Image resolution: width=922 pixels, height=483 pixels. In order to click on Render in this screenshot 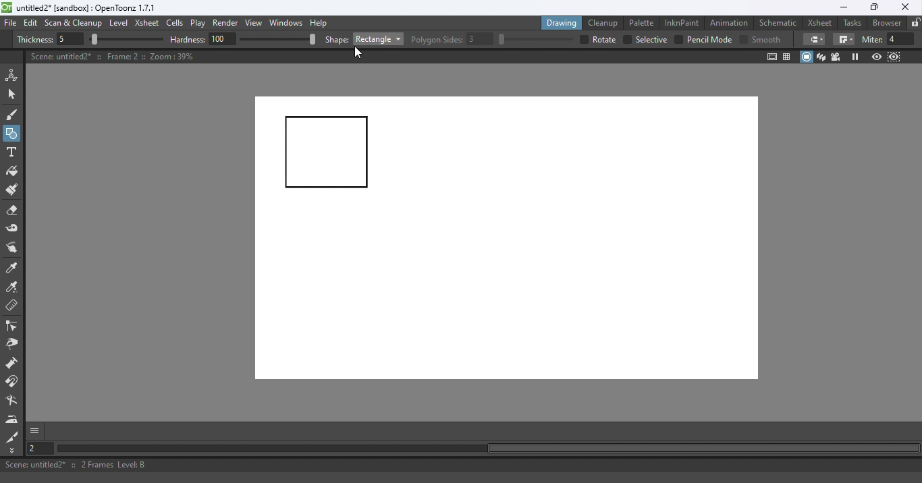, I will do `click(227, 24)`.